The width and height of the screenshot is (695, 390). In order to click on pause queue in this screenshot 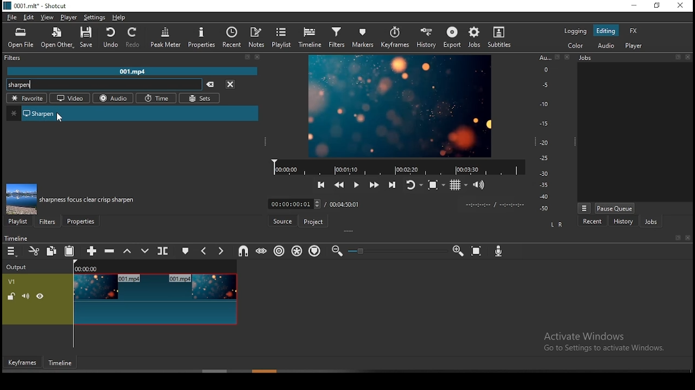, I will do `click(614, 208)`.